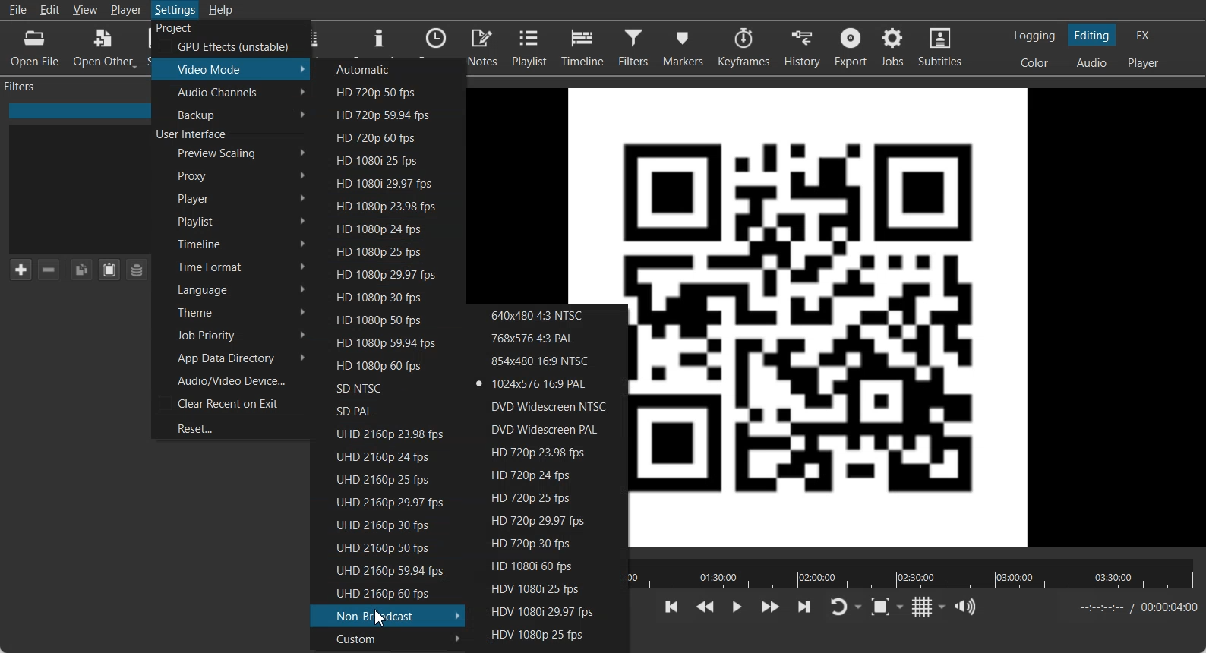  I want to click on Toggle zoom, so click(887, 607).